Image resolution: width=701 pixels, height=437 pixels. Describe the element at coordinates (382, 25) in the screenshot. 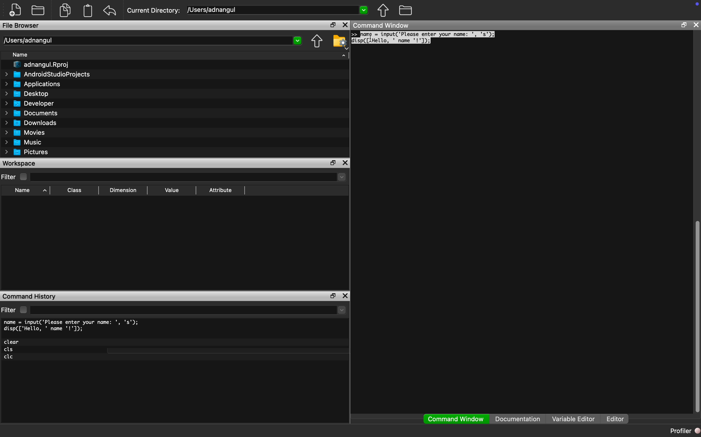

I see `Command Window` at that location.